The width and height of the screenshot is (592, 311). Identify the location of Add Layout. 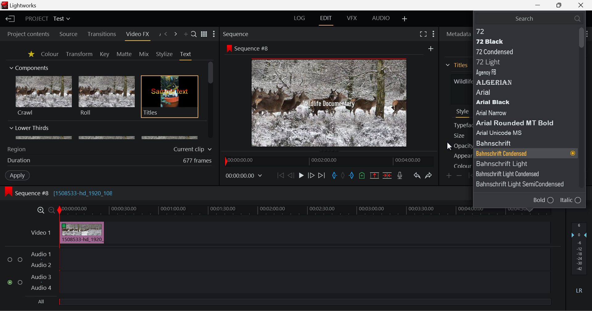
(405, 19).